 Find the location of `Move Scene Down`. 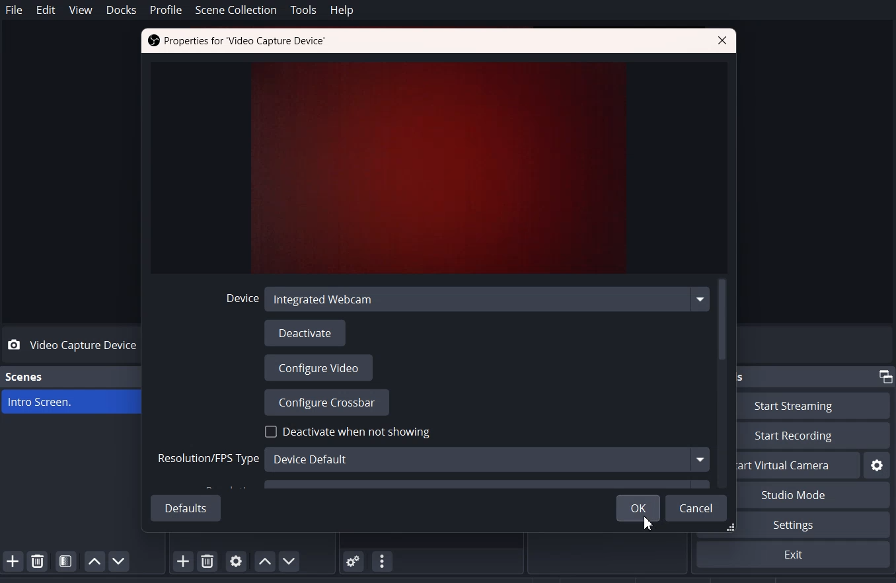

Move Scene Down is located at coordinates (120, 561).